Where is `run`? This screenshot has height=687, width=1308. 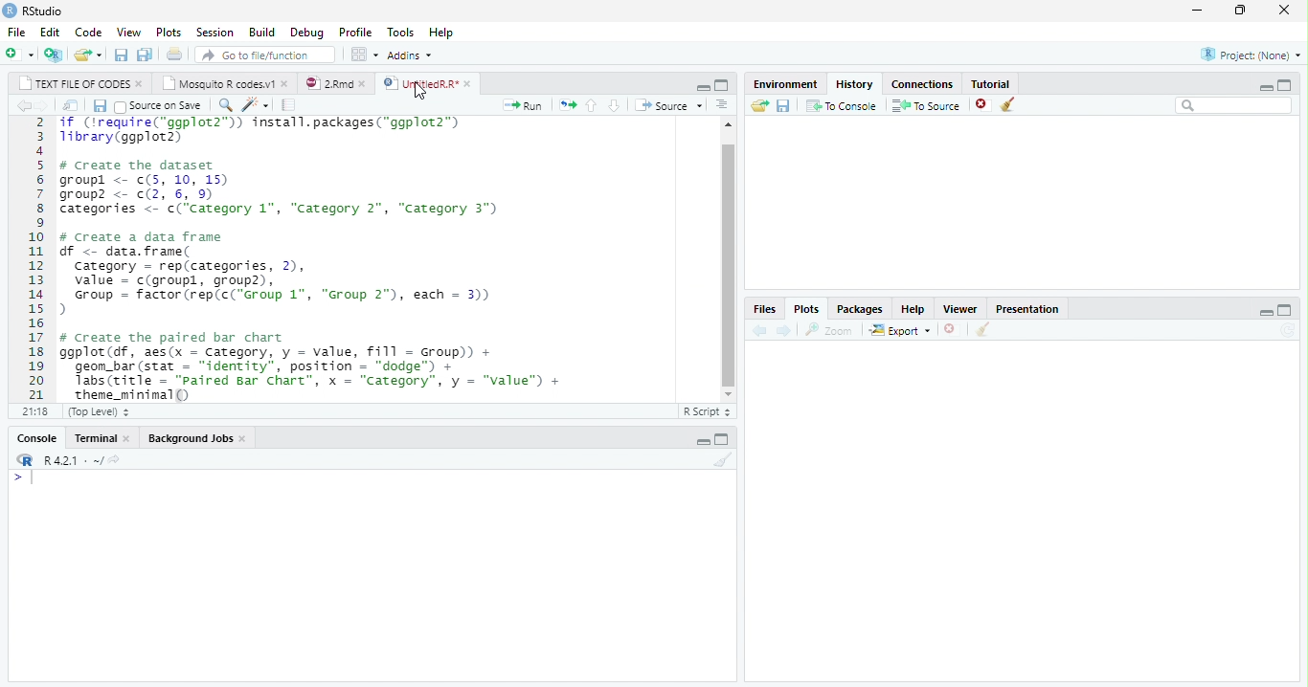 run is located at coordinates (526, 104).